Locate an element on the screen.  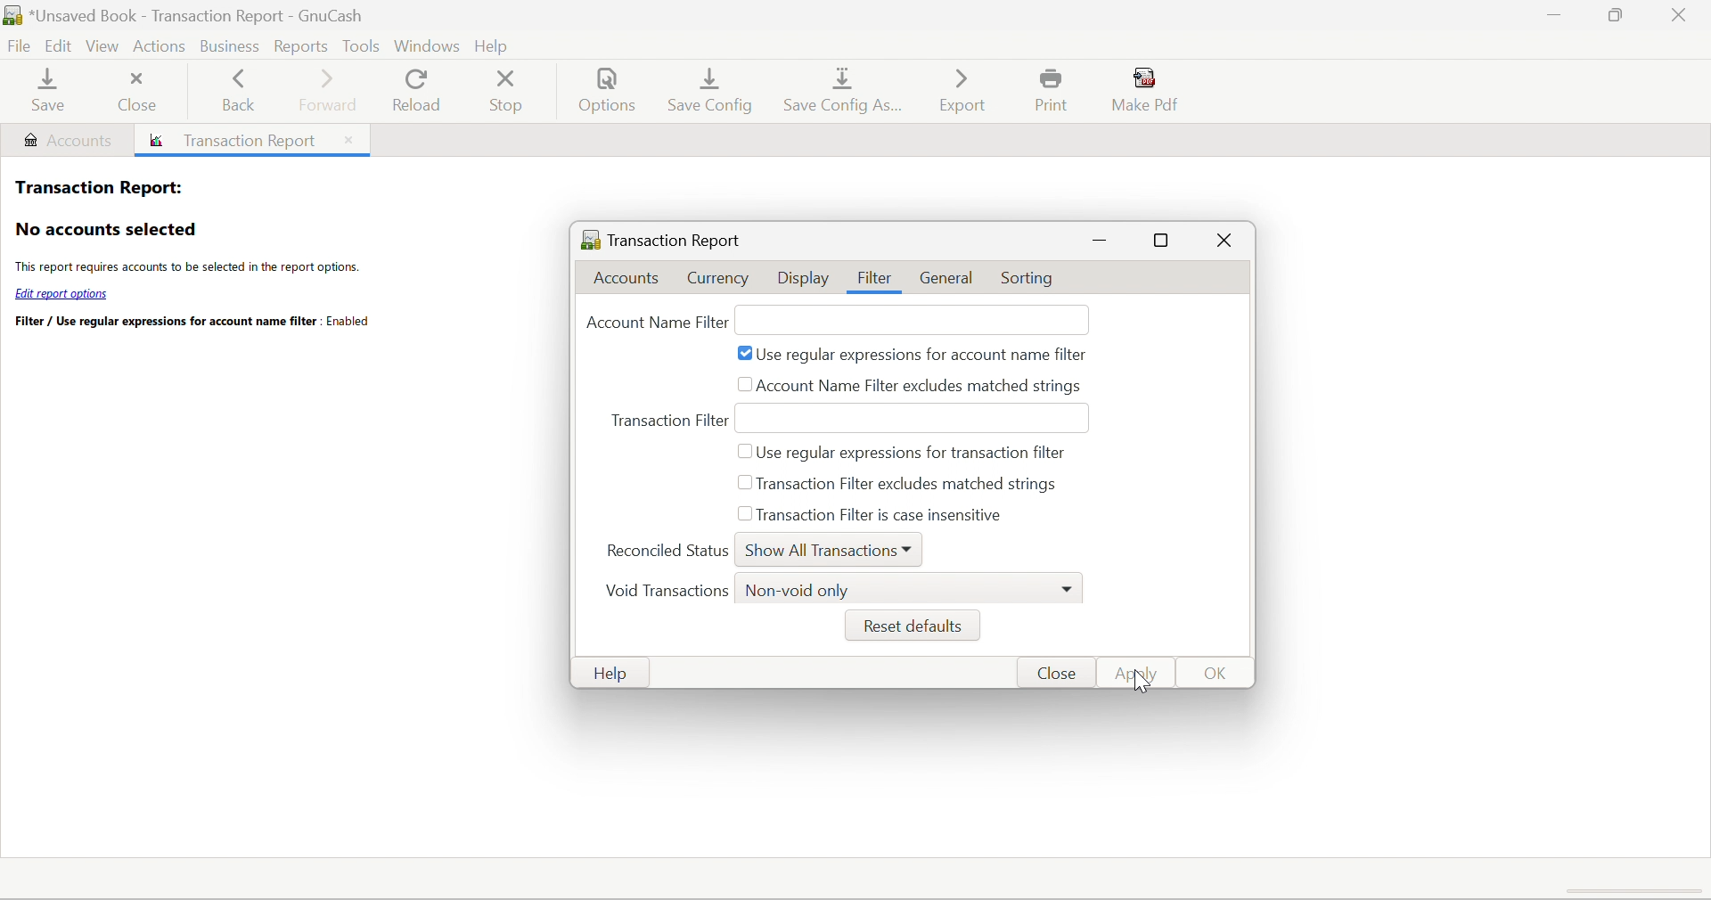
Minimize is located at coordinates (1550, 16).